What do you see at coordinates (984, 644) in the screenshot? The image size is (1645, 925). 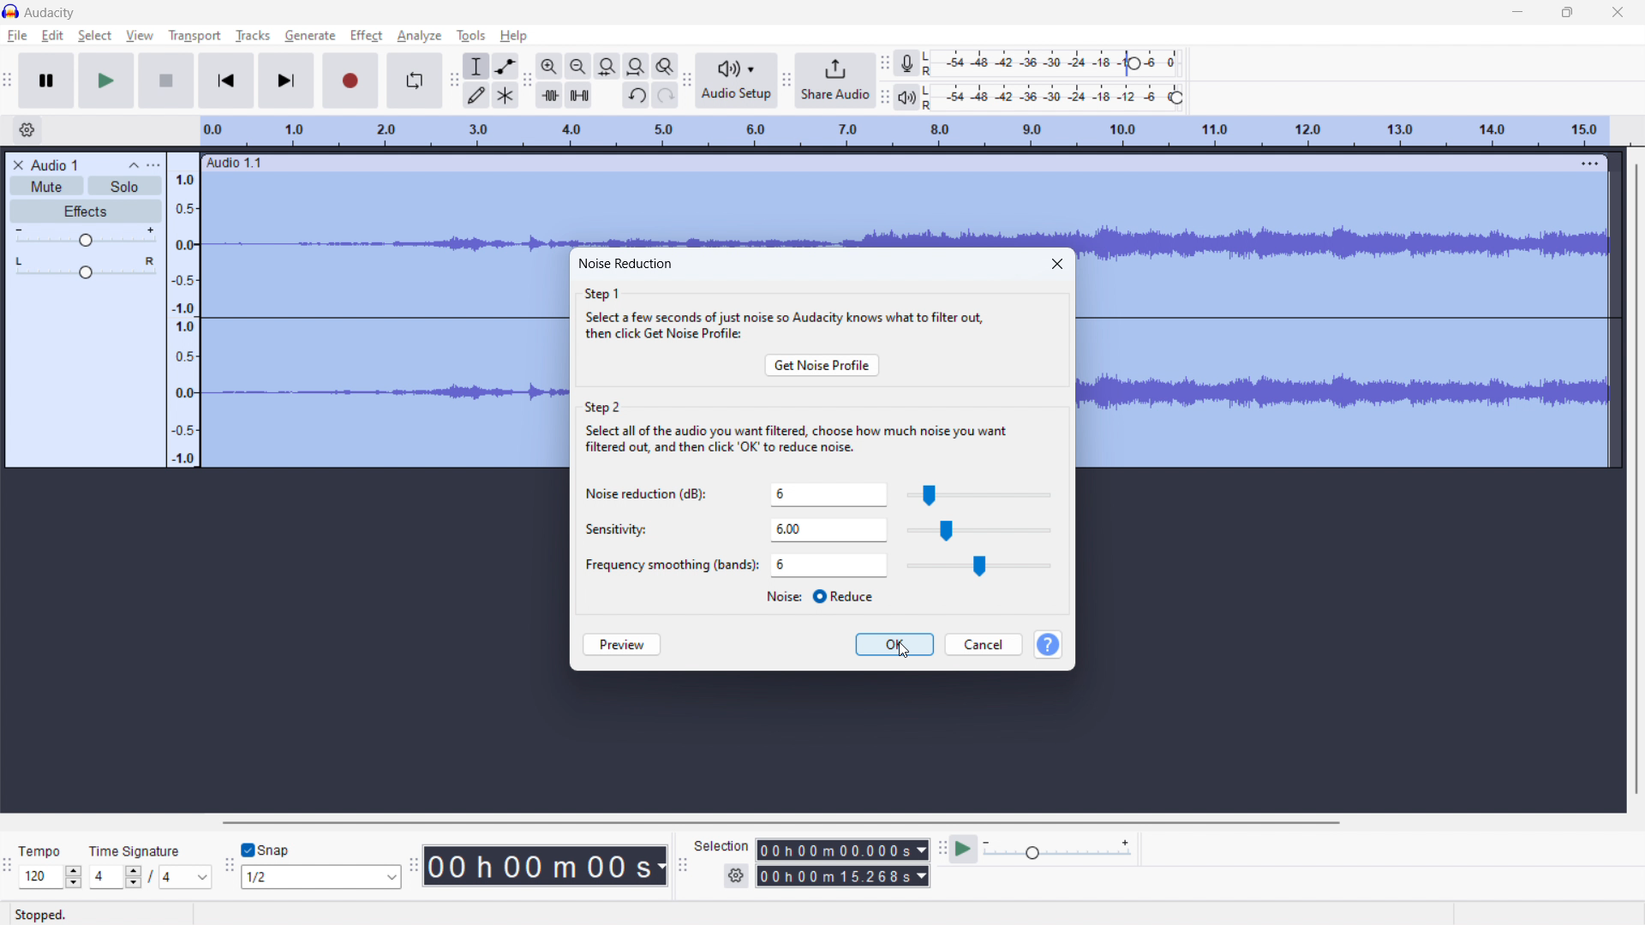 I see `cancel` at bounding box center [984, 644].